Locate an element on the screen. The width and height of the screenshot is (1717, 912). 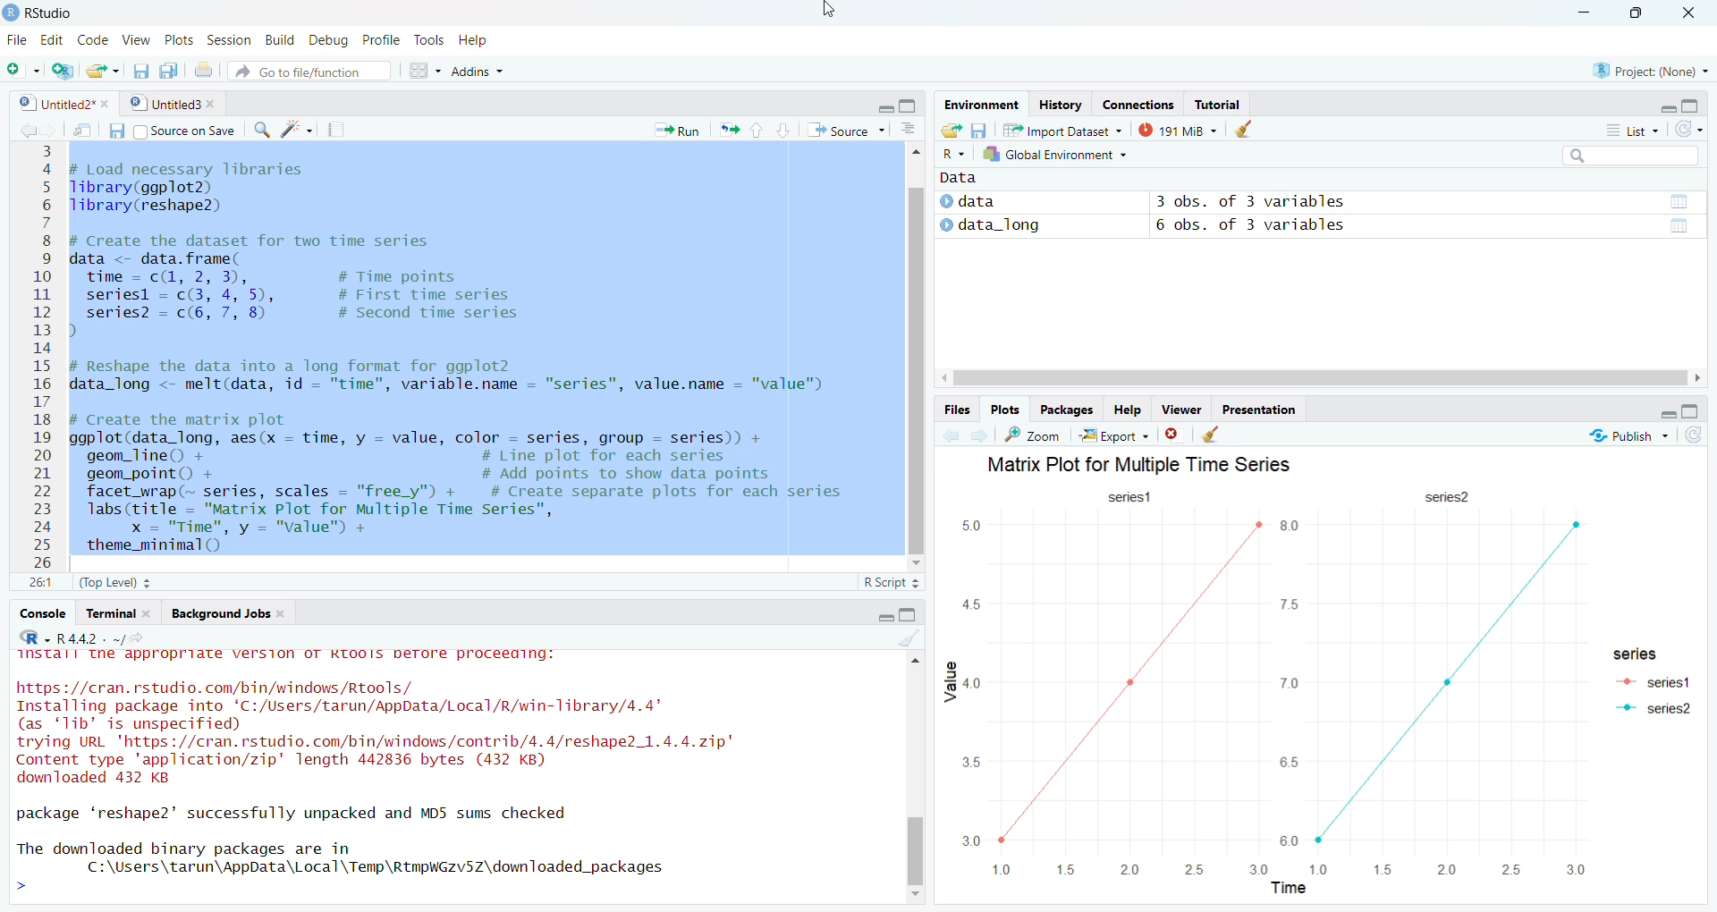
code tools is located at coordinates (297, 130).